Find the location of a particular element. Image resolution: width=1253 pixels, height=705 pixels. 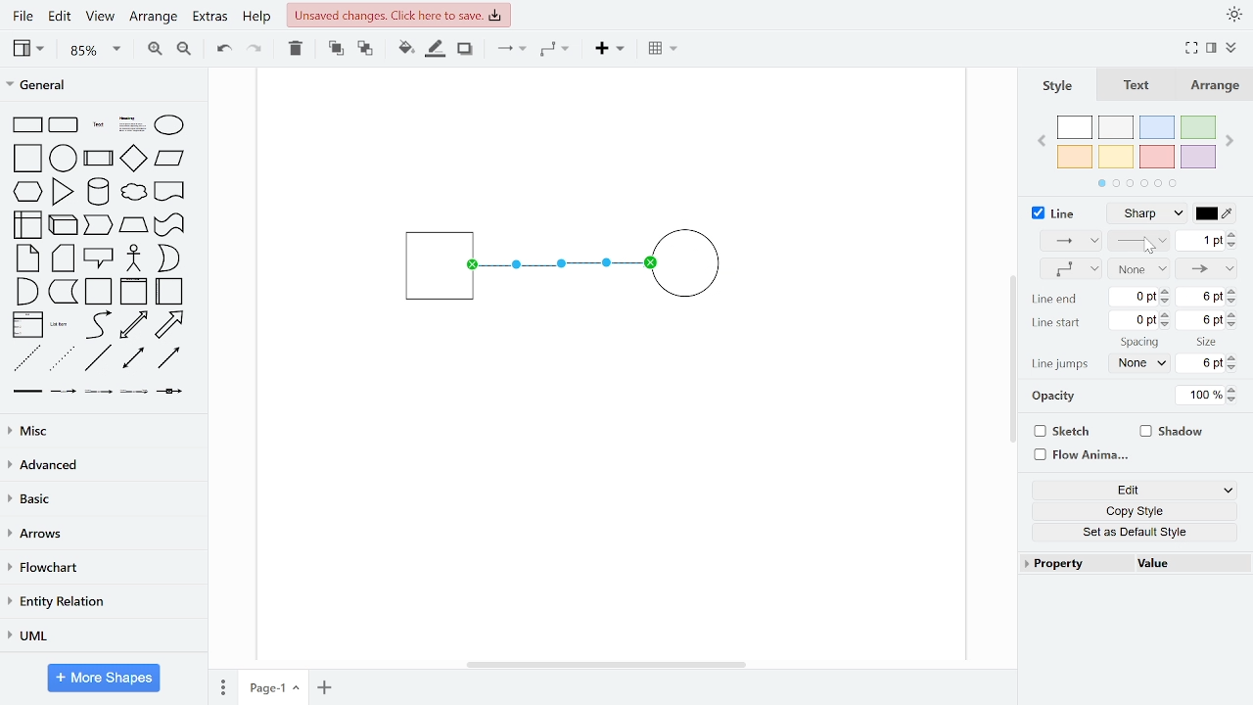

directional connector is located at coordinates (168, 357).